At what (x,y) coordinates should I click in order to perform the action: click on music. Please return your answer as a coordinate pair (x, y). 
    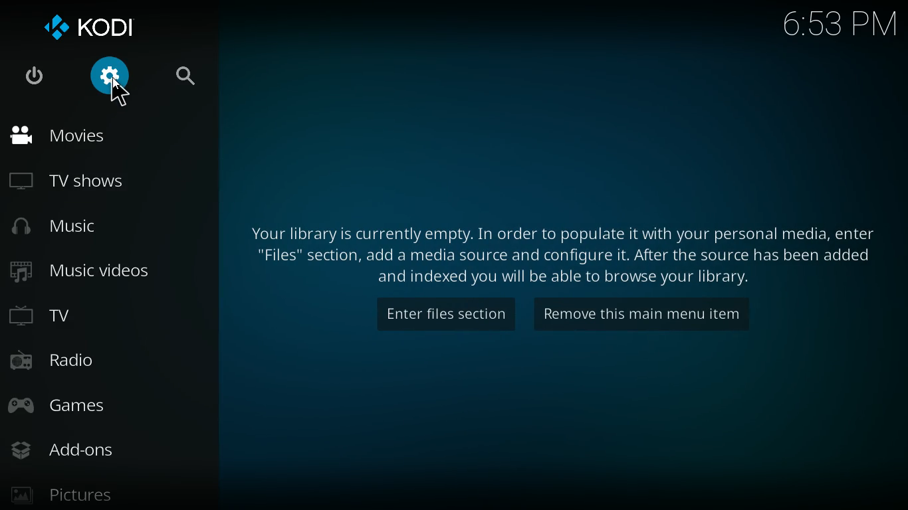
    Looking at the image, I should click on (76, 230).